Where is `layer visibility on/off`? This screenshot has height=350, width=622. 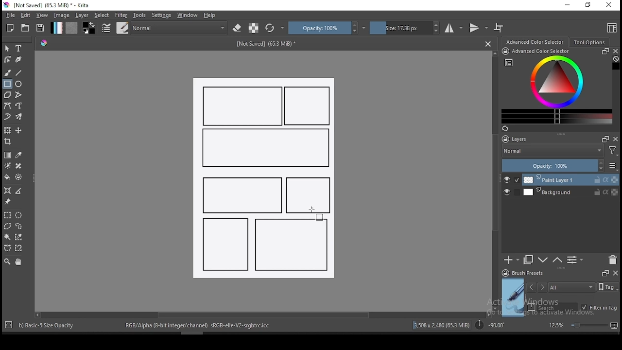 layer visibility on/off is located at coordinates (512, 180).